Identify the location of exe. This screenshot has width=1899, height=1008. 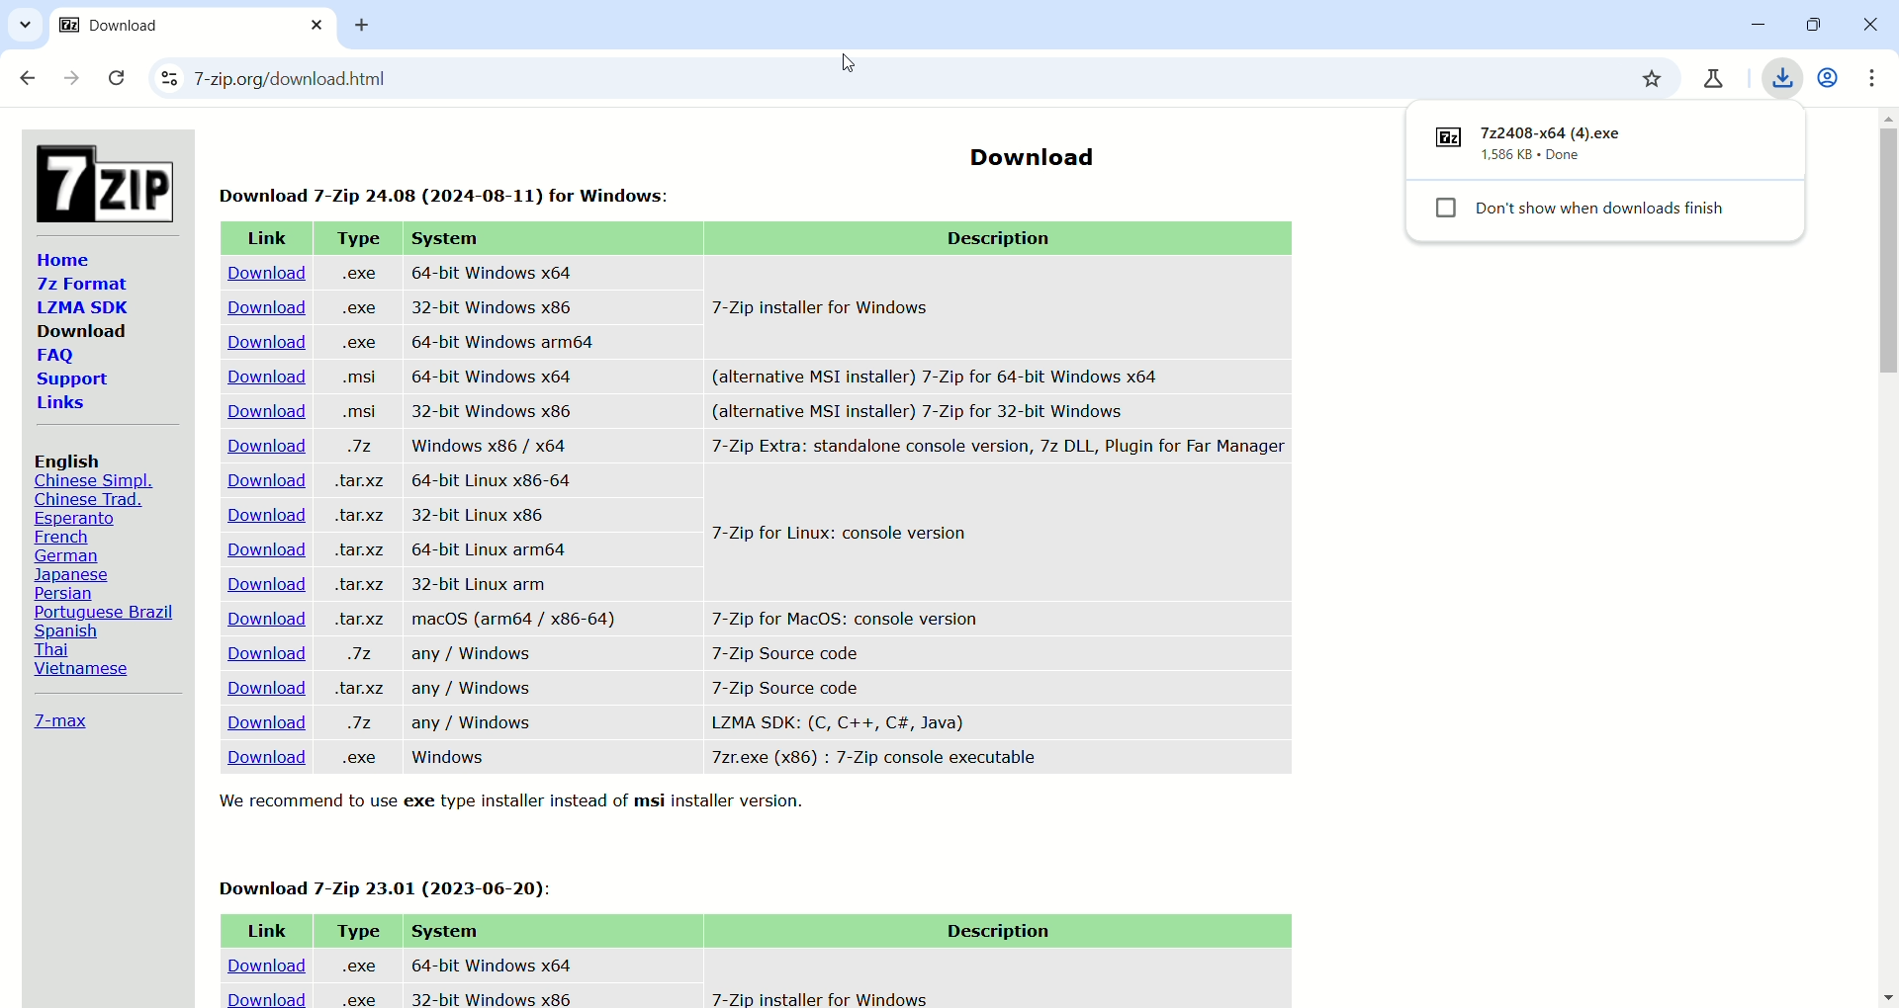
(360, 344).